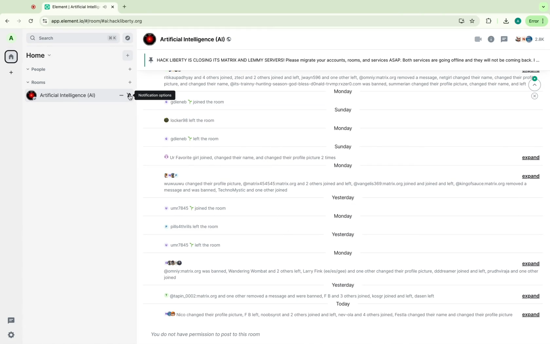 Image resolution: width=550 pixels, height=344 pixels. I want to click on favorites, so click(473, 20).